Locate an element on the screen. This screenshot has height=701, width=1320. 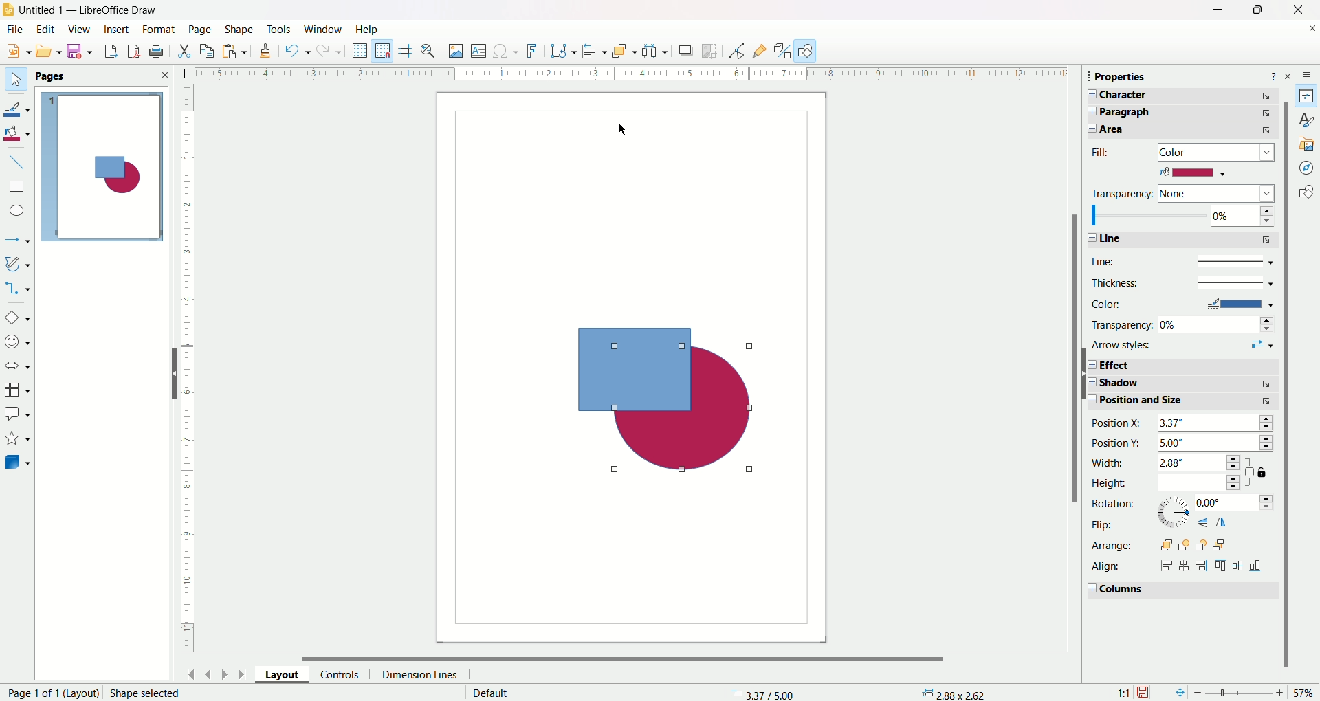
transformation is located at coordinates (564, 50).